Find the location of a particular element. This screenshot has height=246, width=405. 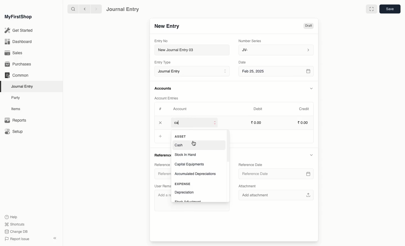

Ca is located at coordinates (179, 123).